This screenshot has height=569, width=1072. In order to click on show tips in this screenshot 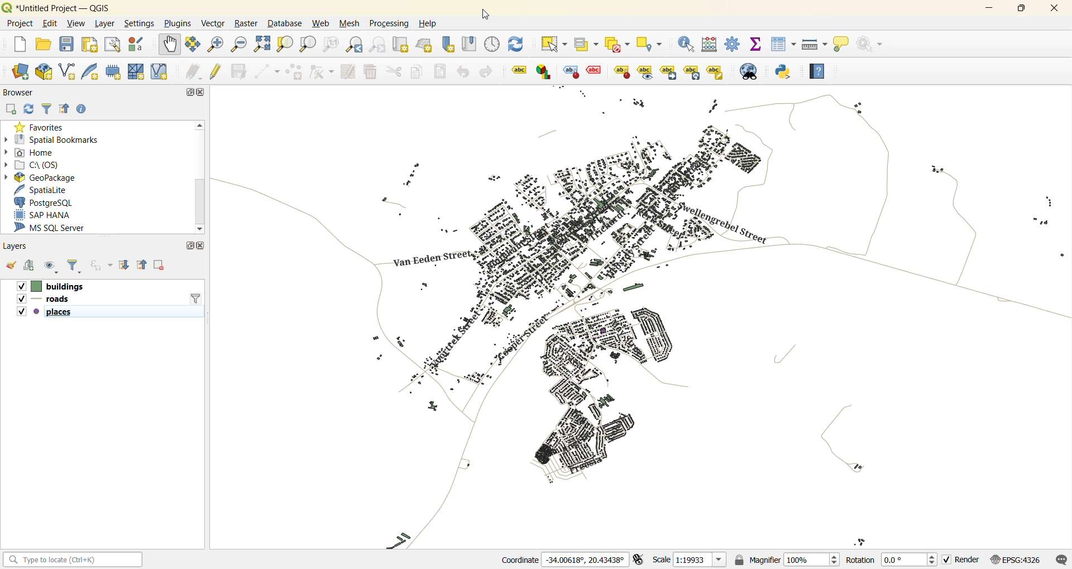, I will do `click(841, 45)`.